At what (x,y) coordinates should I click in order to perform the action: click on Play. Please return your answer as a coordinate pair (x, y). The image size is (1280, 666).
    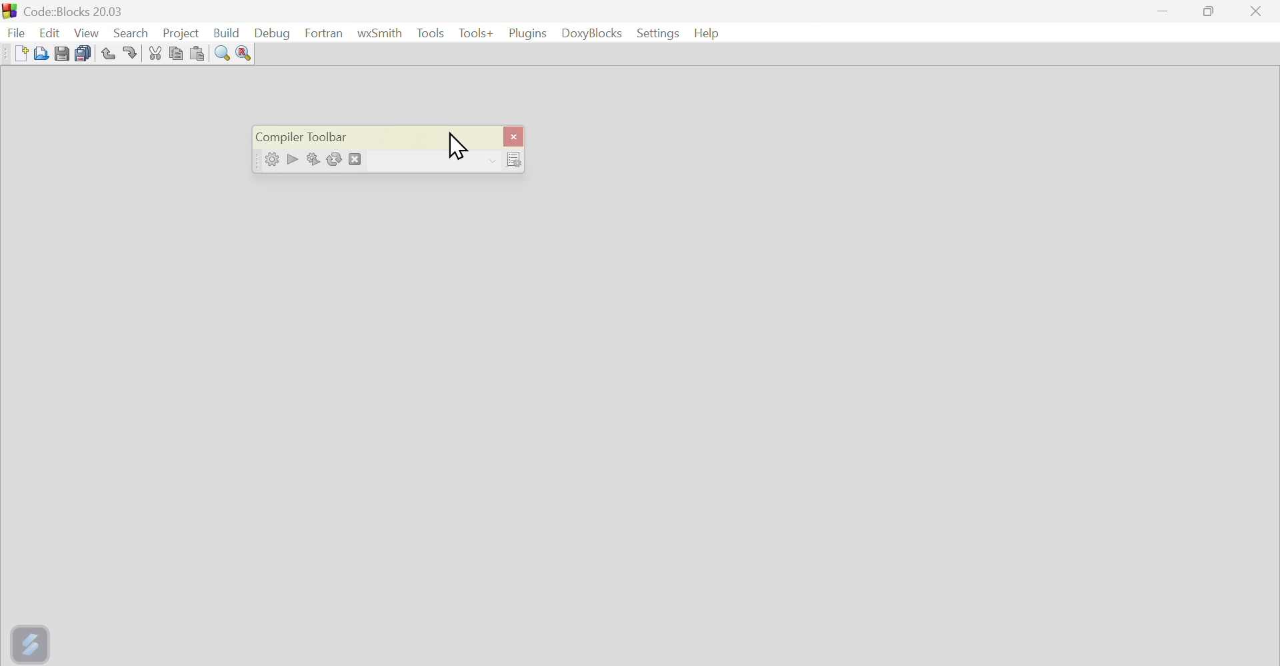
    Looking at the image, I should click on (291, 157).